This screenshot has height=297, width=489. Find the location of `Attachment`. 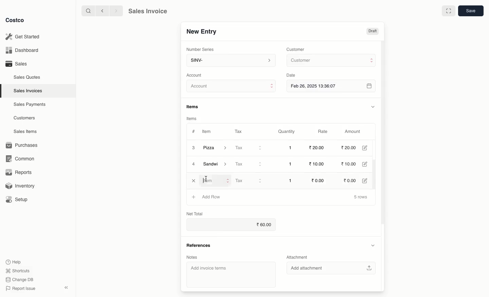

Attachment is located at coordinates (297, 258).